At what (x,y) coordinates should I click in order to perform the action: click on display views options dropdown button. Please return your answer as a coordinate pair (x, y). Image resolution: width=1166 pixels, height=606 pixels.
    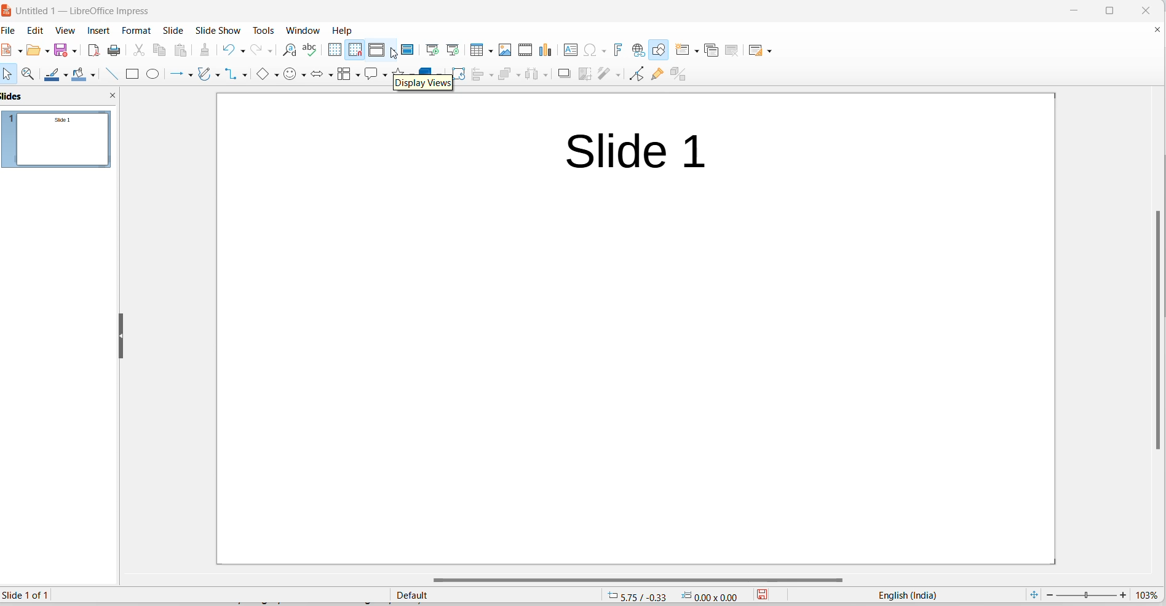
    Looking at the image, I should click on (395, 50).